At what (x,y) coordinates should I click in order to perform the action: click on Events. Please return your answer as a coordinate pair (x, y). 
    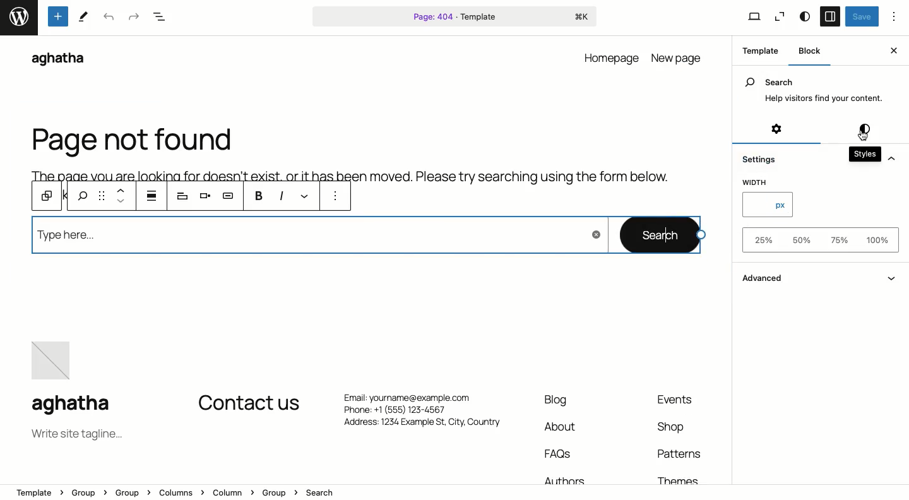
    Looking at the image, I should click on (676, 400).